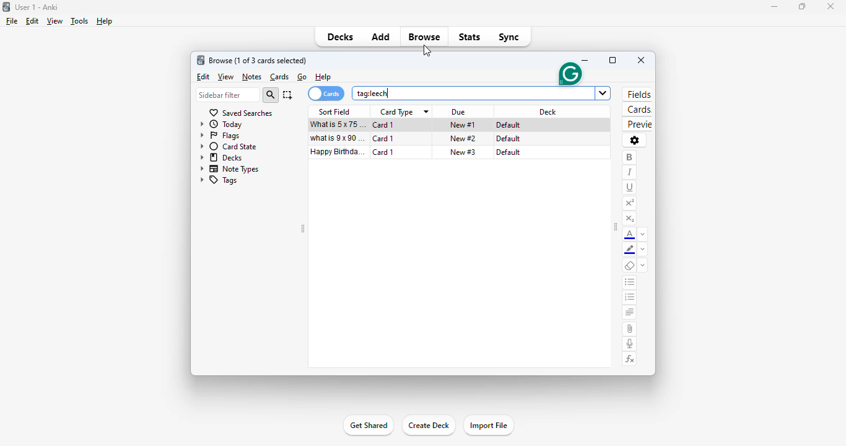 Image resolution: width=846 pixels, height=446 pixels. I want to click on close, so click(833, 7).